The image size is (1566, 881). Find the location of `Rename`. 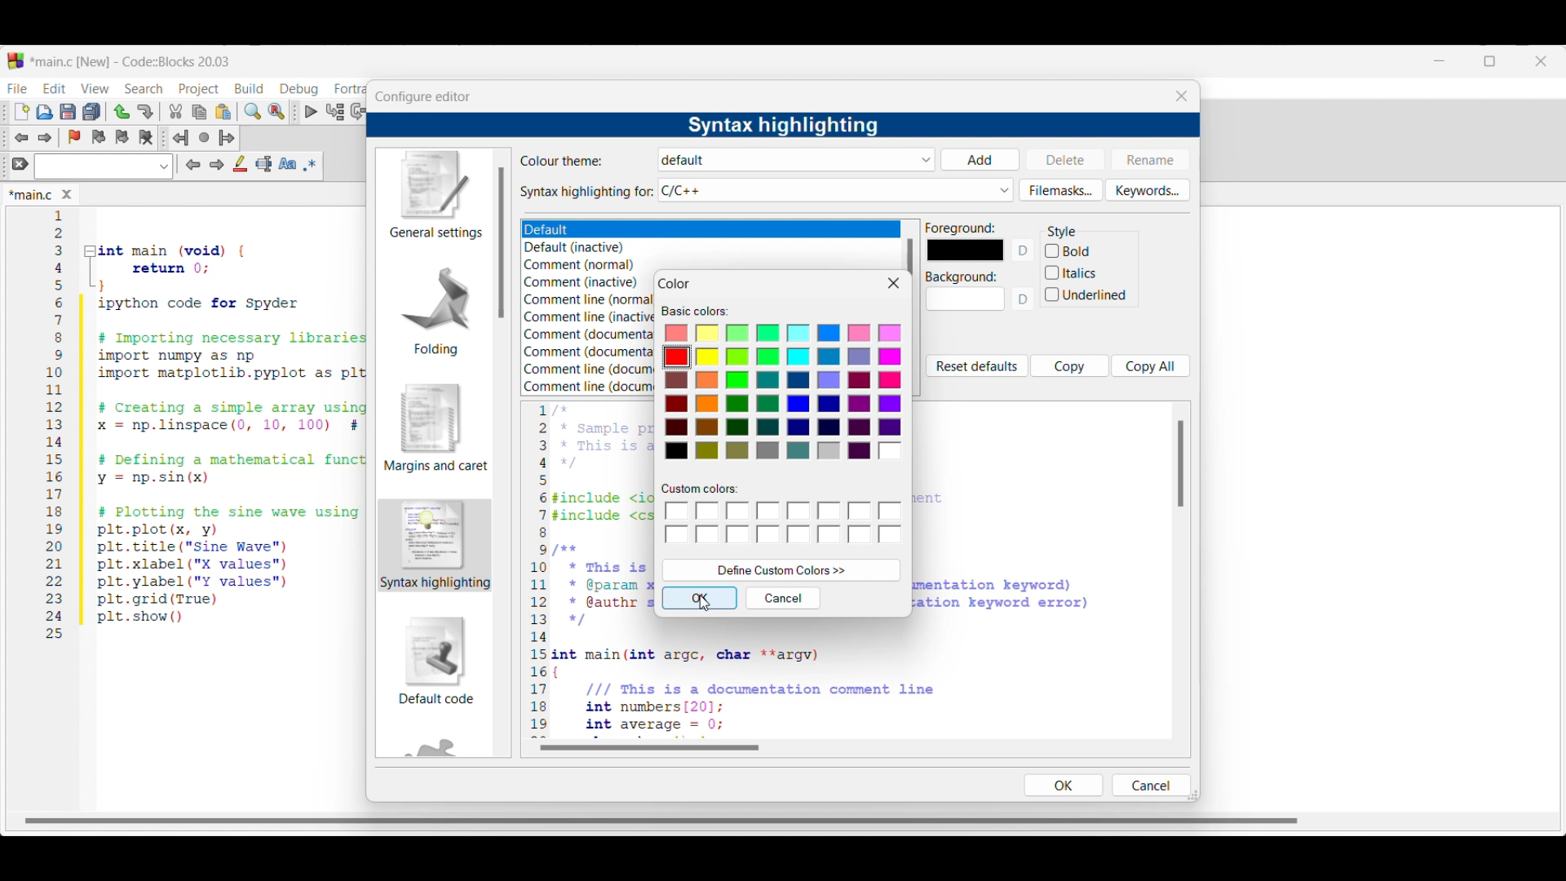

Rename is located at coordinates (1150, 159).